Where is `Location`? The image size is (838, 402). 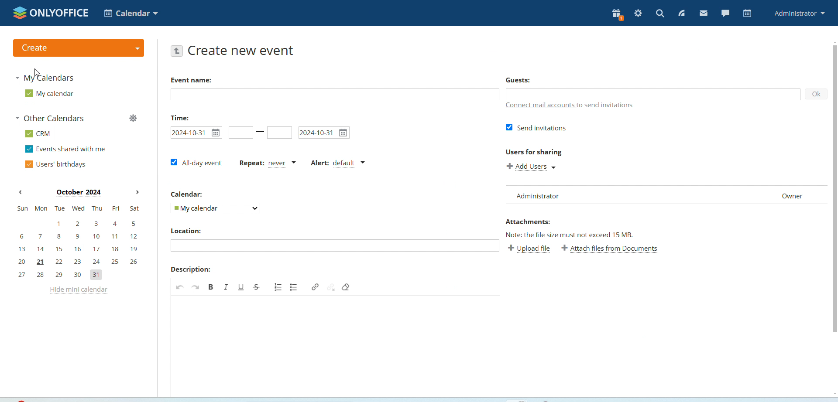
Location is located at coordinates (186, 231).